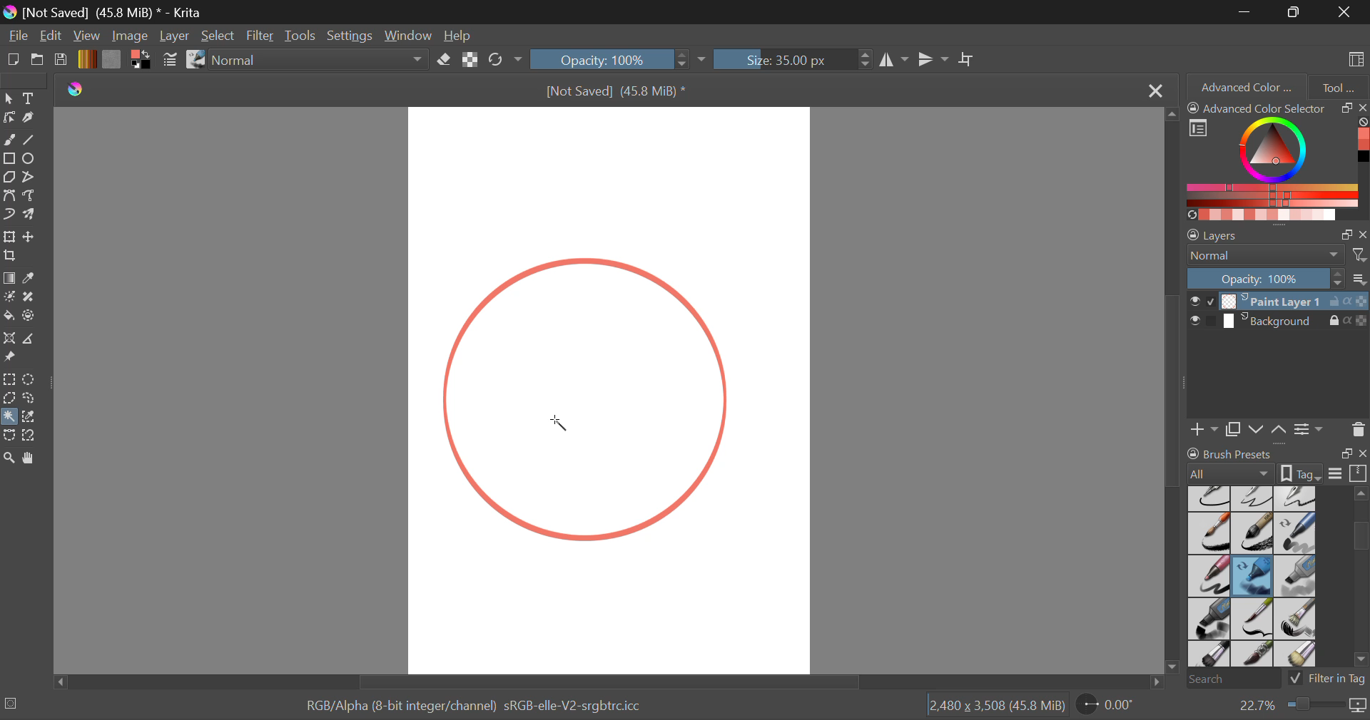  Describe the element at coordinates (1277, 232) in the screenshot. I see `Layer Settings` at that location.